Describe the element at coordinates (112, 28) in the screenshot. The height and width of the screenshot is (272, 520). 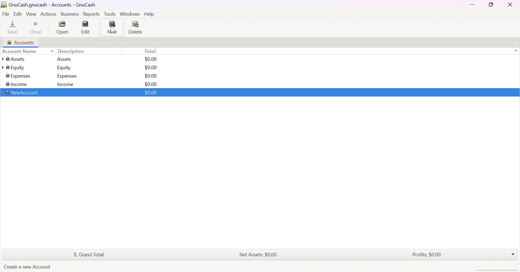
I see `New` at that location.